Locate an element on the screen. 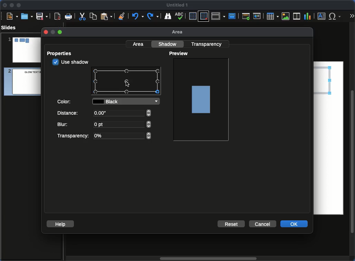 This screenshot has height=261, width=355. Save is located at coordinates (42, 16).